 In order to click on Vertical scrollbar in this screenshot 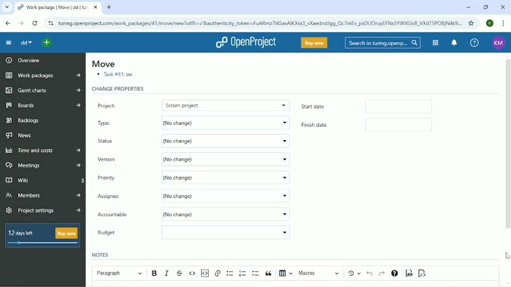, I will do `click(507, 143)`.